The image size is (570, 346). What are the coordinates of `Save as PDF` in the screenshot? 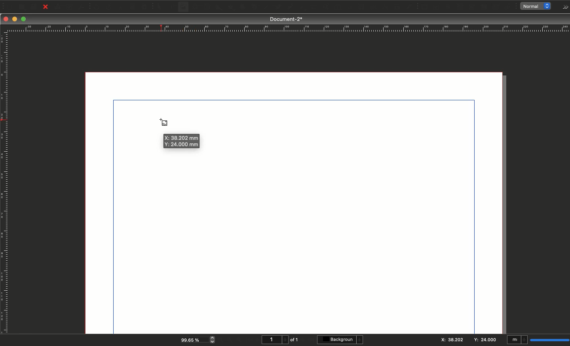 It's located at (82, 7).